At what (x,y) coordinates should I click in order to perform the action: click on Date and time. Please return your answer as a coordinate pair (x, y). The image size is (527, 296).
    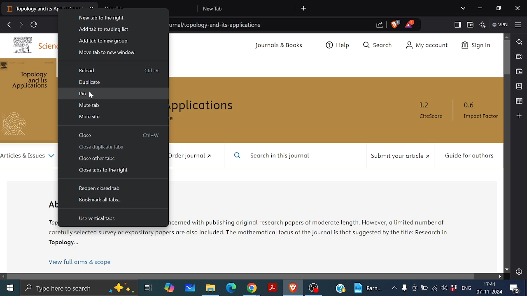
    Looking at the image, I should click on (490, 288).